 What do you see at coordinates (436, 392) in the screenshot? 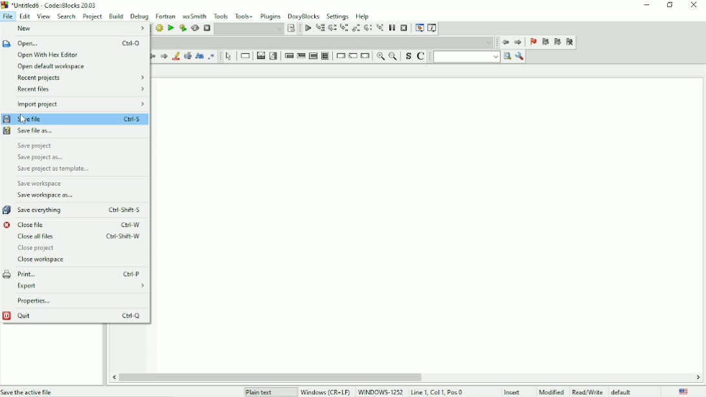
I see `Line 1, Col 1, Pos 0` at bounding box center [436, 392].